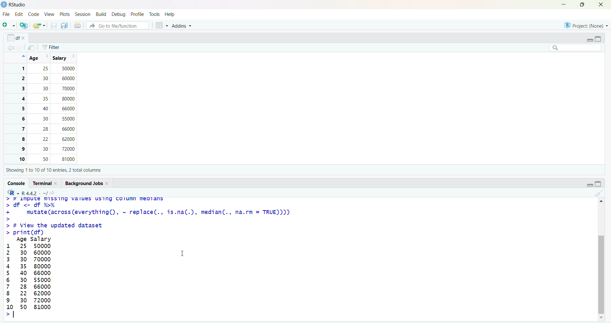  What do you see at coordinates (586, 25) in the screenshot?
I see `project(None)` at bounding box center [586, 25].